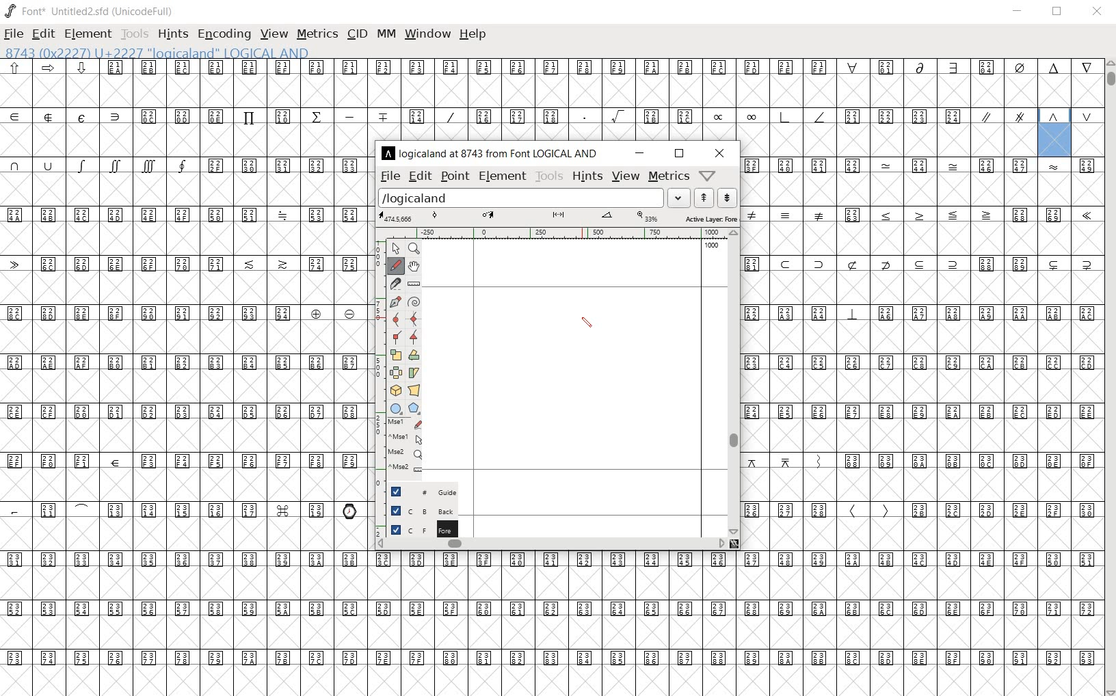  What do you see at coordinates (395, 336) in the screenshot?
I see `Add a corner point` at bounding box center [395, 336].